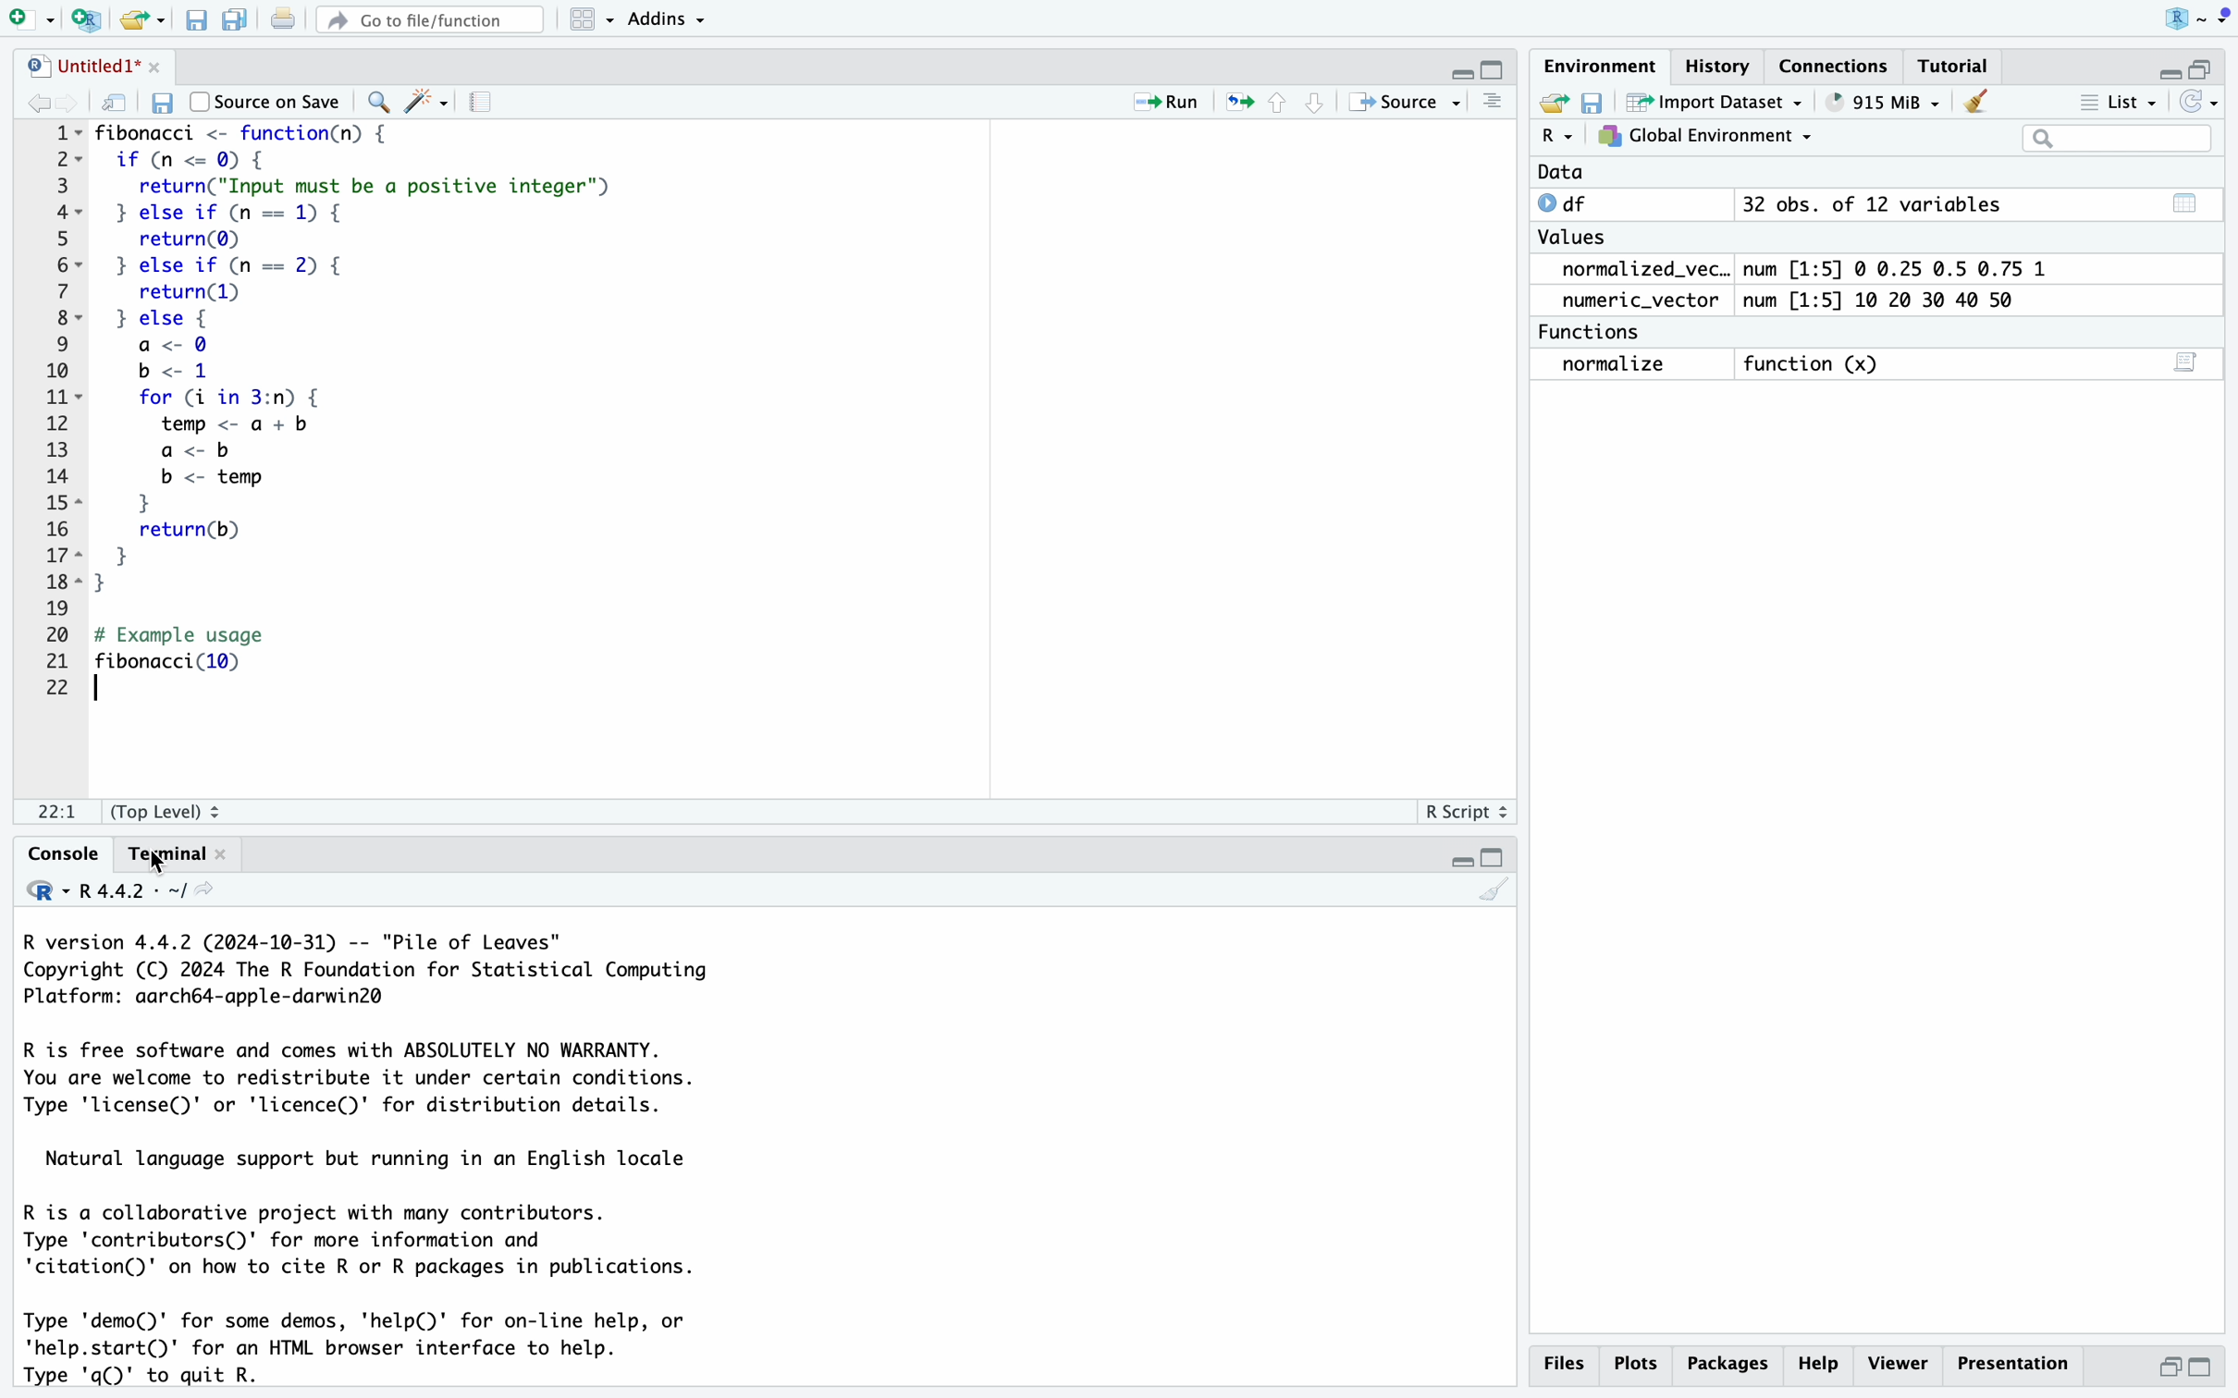 This screenshot has height=1398, width=2238. Describe the element at coordinates (1888, 101) in the screenshot. I see `264 MiB` at that location.